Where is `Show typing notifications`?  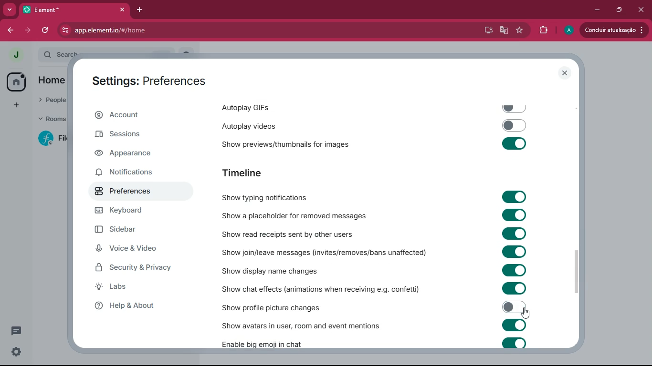
Show typing notifications is located at coordinates (374, 196).